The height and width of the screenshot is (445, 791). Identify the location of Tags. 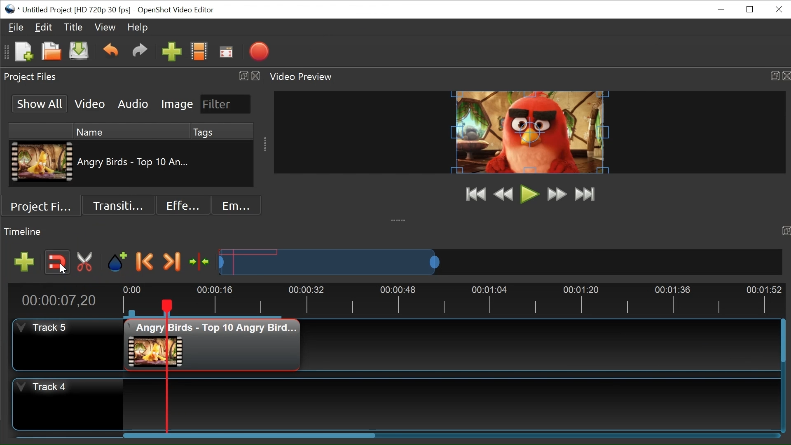
(221, 131).